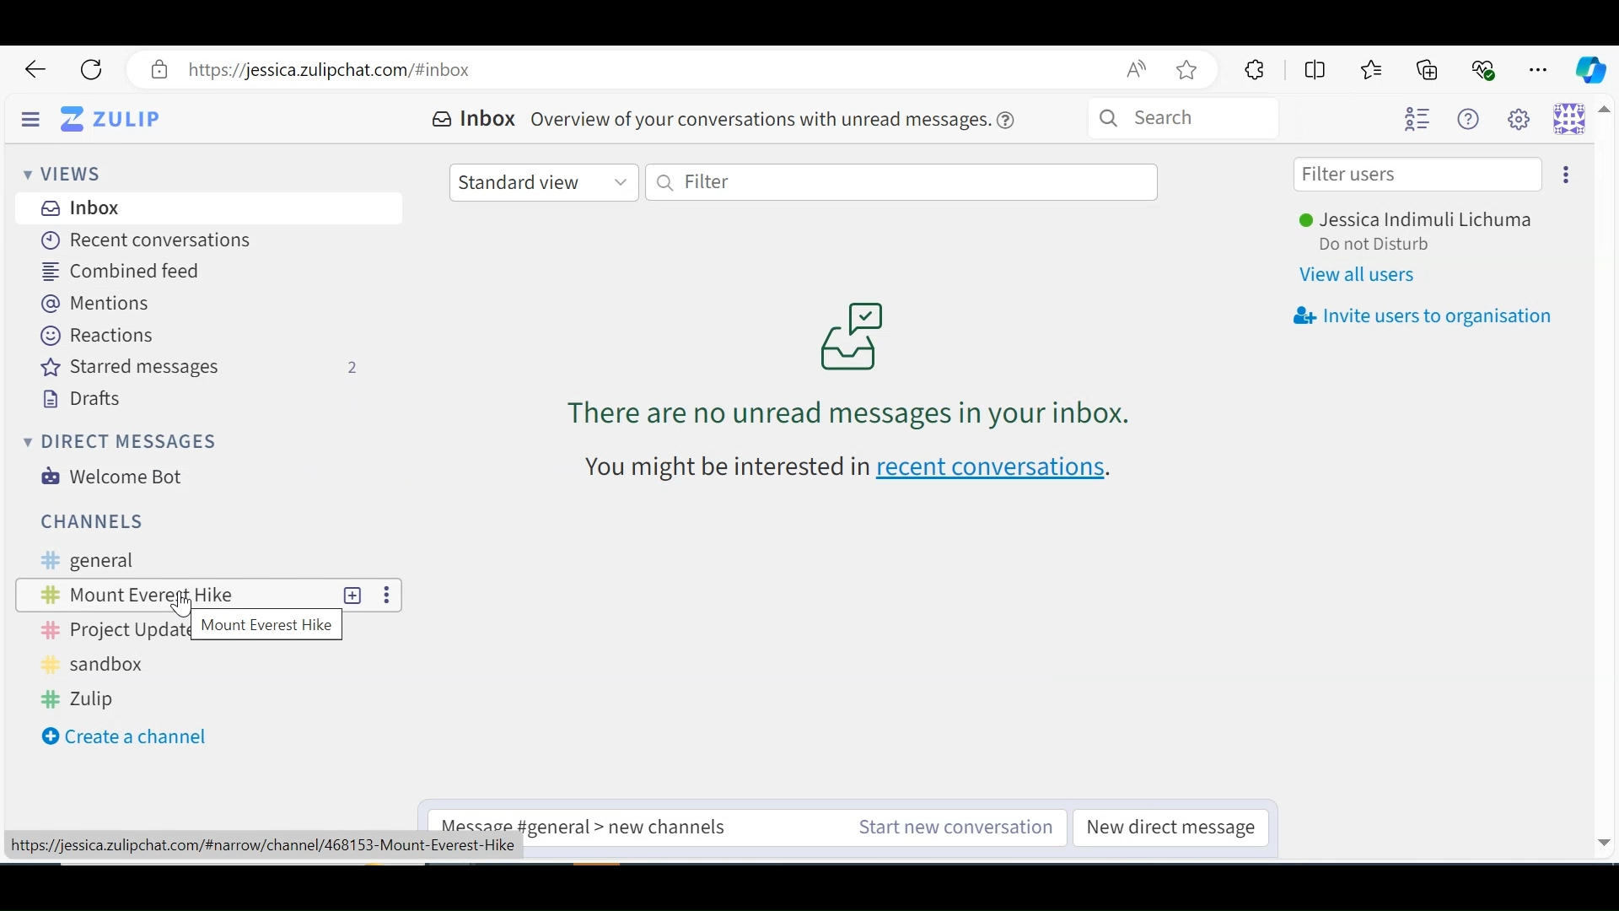  What do you see at coordinates (849, 363) in the screenshot?
I see `unread messages` at bounding box center [849, 363].